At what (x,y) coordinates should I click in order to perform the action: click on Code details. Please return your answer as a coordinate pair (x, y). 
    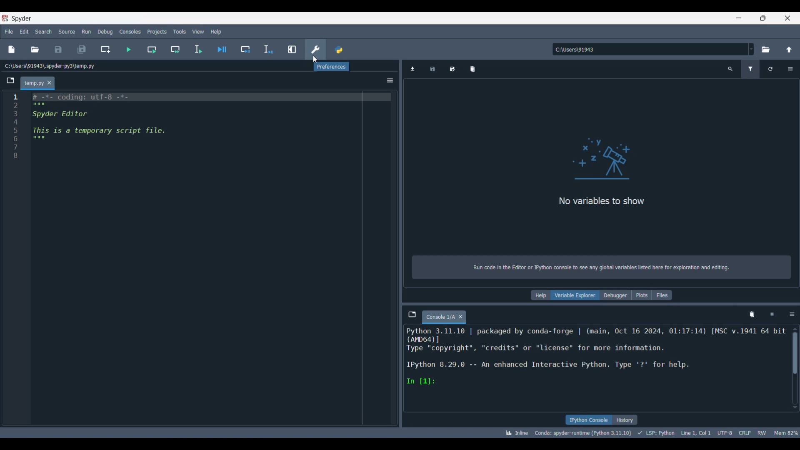
    Looking at the image, I should click on (652, 433).